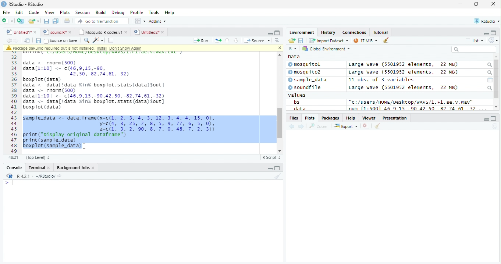 This screenshot has width=501, height=264. Describe the element at coordinates (419, 109) in the screenshot. I see `num (1:5001 46 9 15 -90 42 50 -82 74 61 -32 ...` at that location.